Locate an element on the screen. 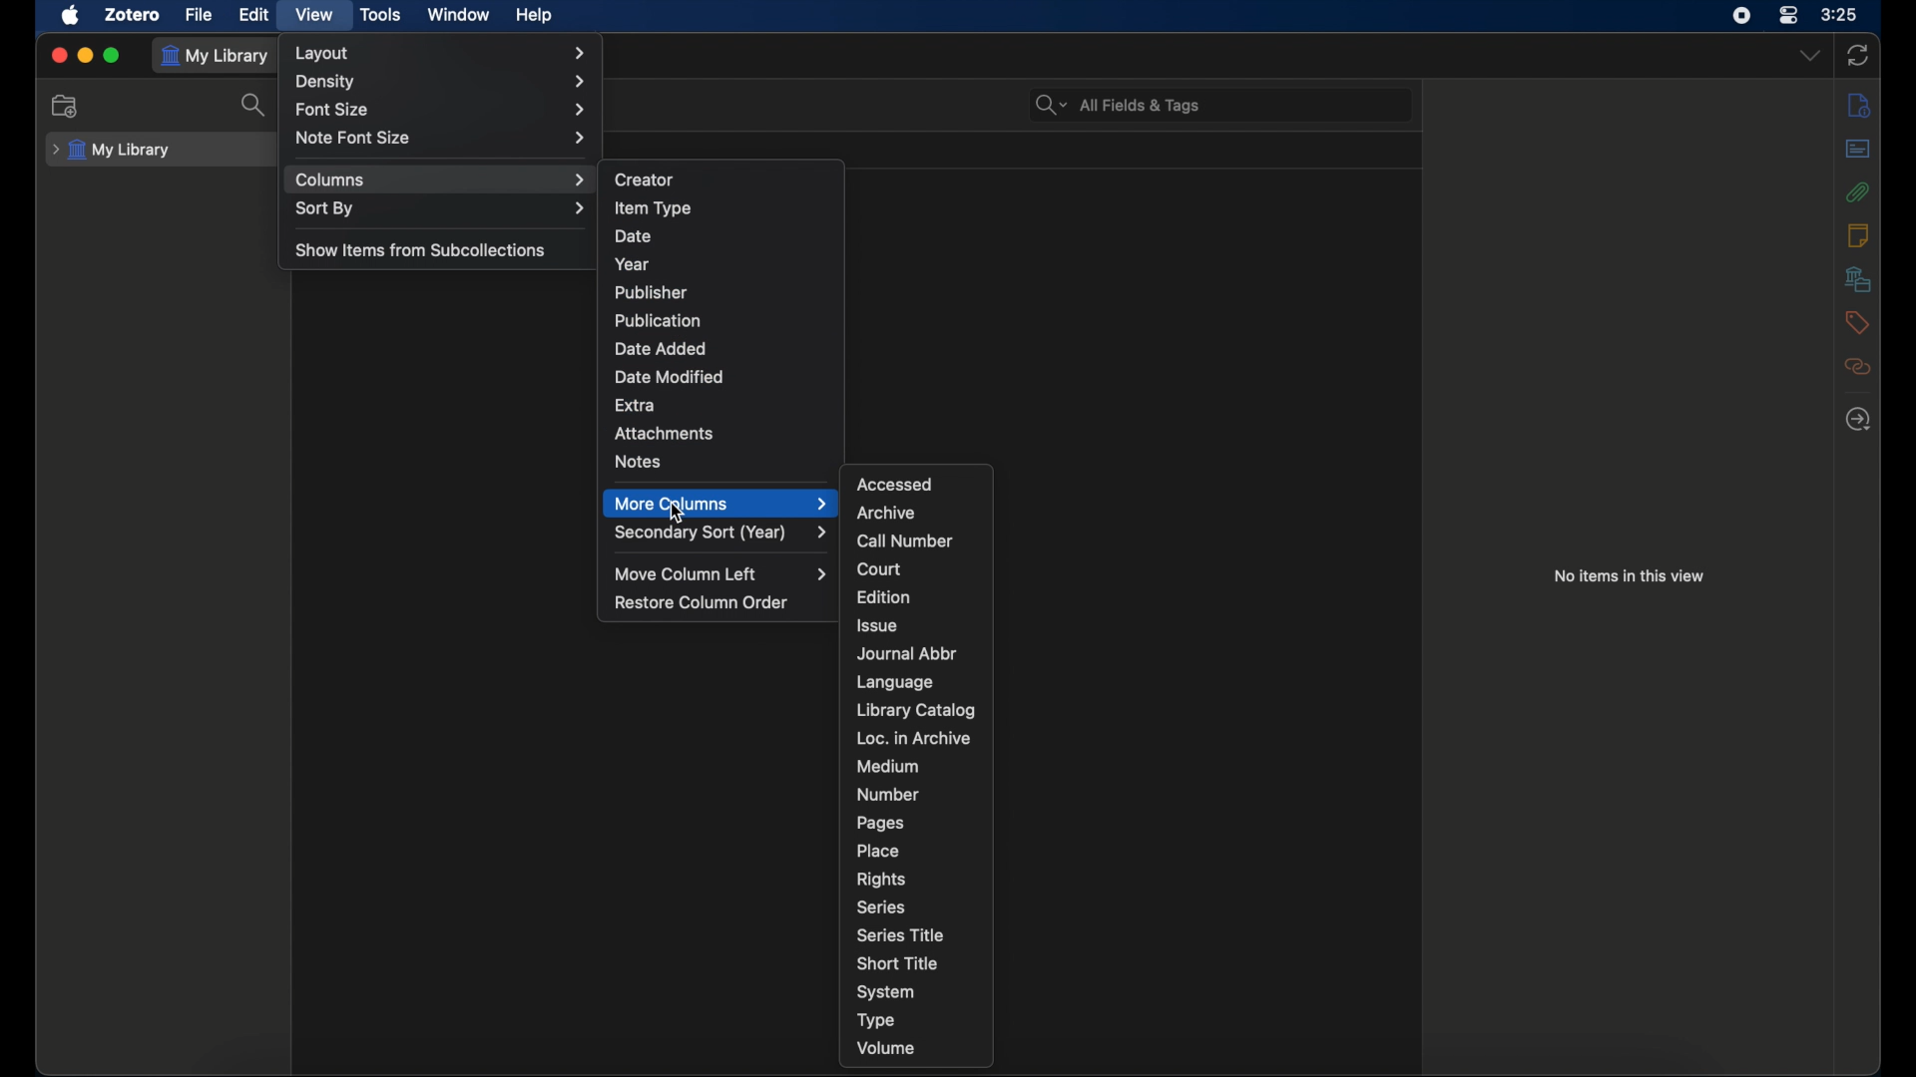 The width and height of the screenshot is (1916, 1077). court is located at coordinates (879, 568).